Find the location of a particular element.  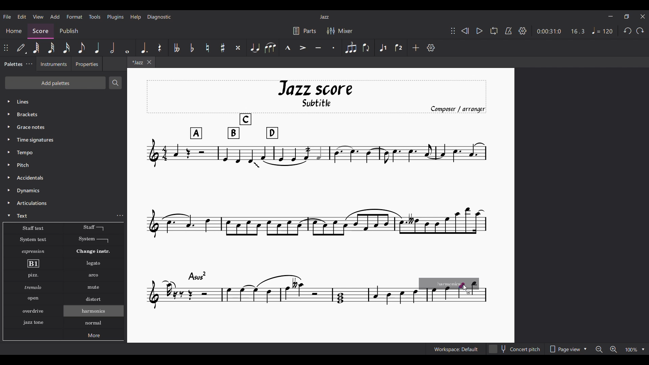

Articulation is located at coordinates (33, 203).